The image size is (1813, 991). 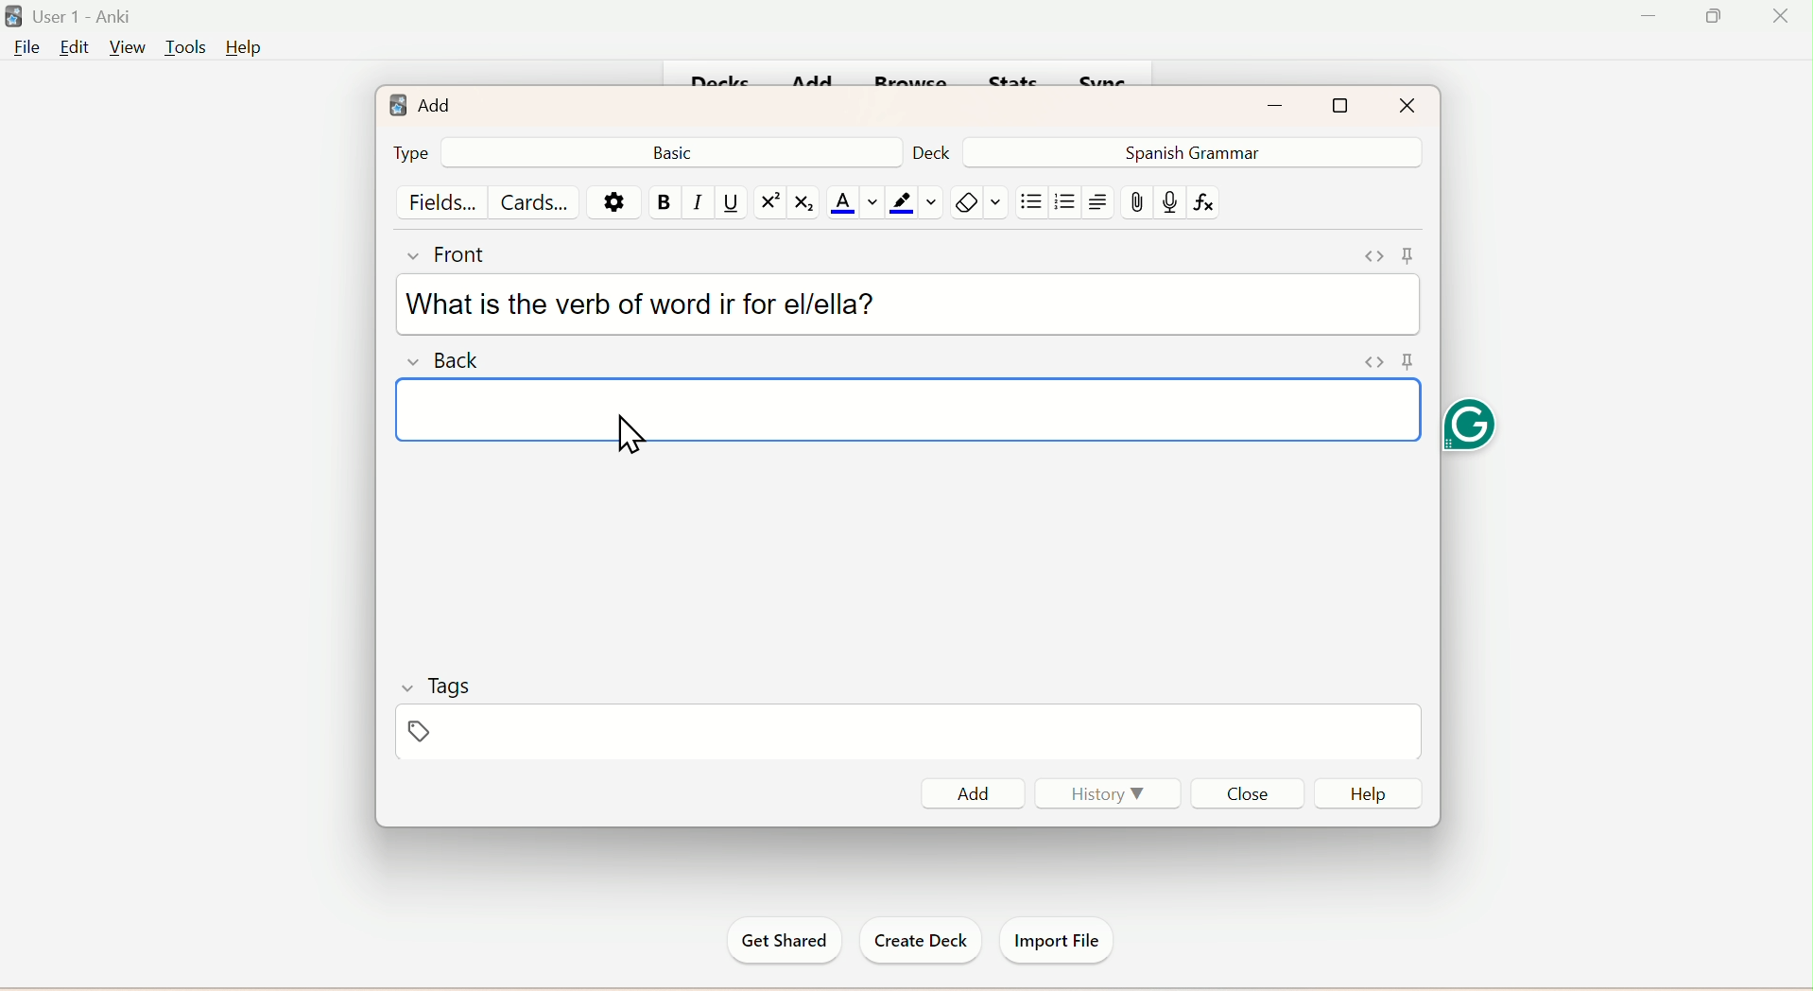 I want to click on Text Alignment, so click(x=1098, y=202).